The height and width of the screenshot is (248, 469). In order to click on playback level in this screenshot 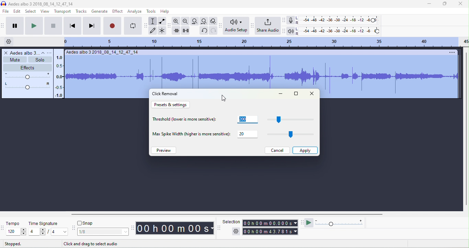, I will do `click(341, 31)`.